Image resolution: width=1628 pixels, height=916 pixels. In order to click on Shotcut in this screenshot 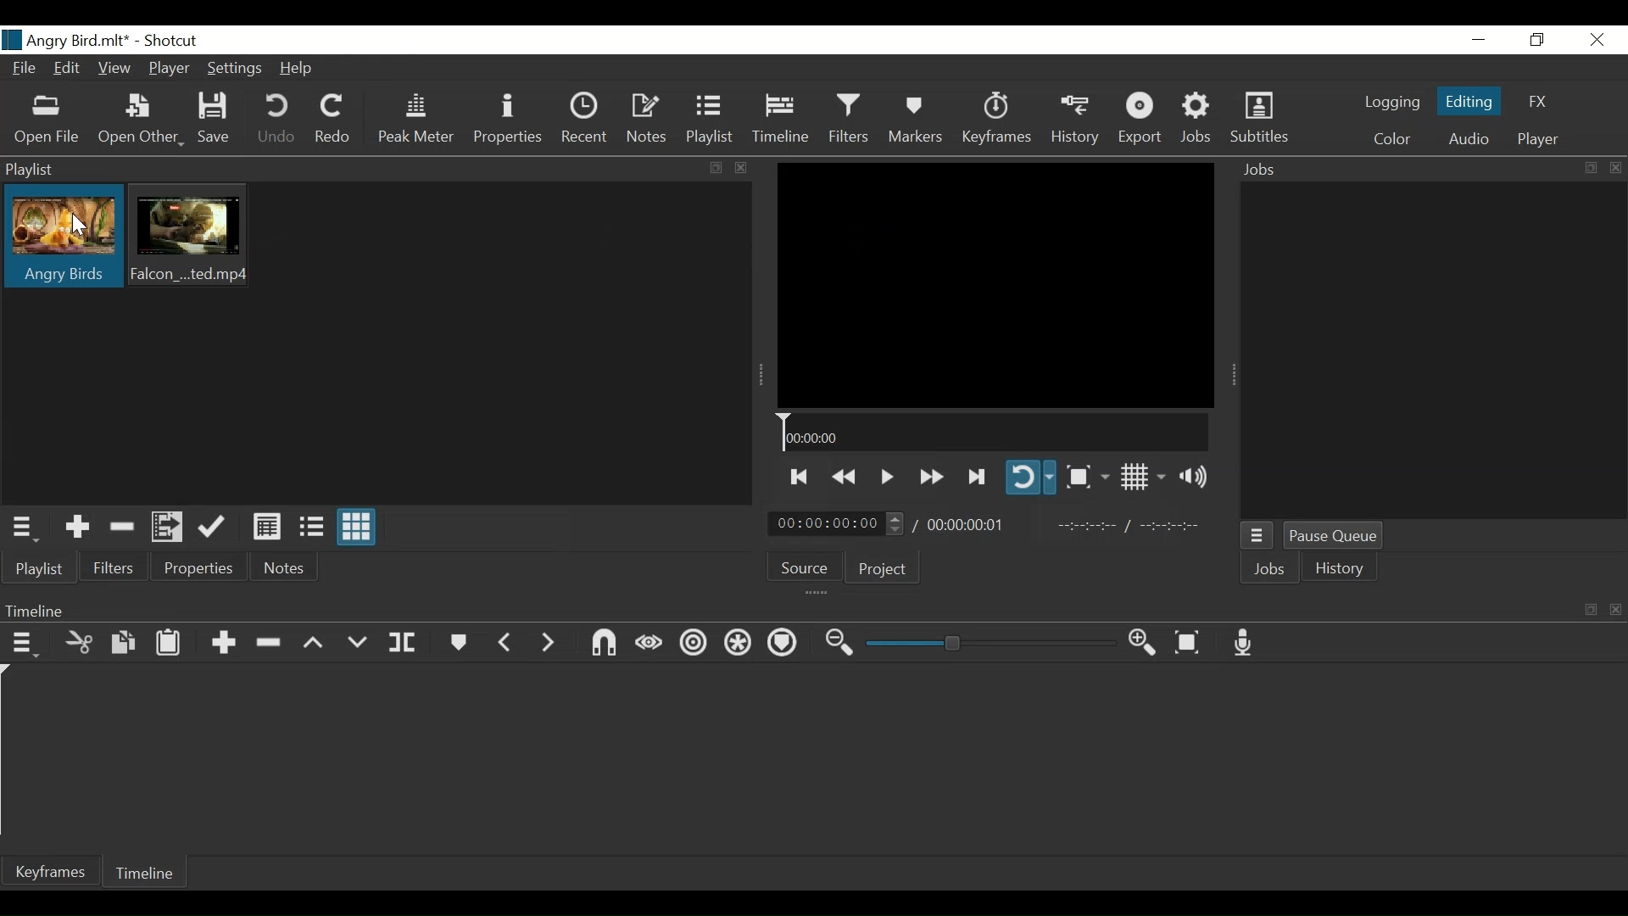, I will do `click(170, 40)`.